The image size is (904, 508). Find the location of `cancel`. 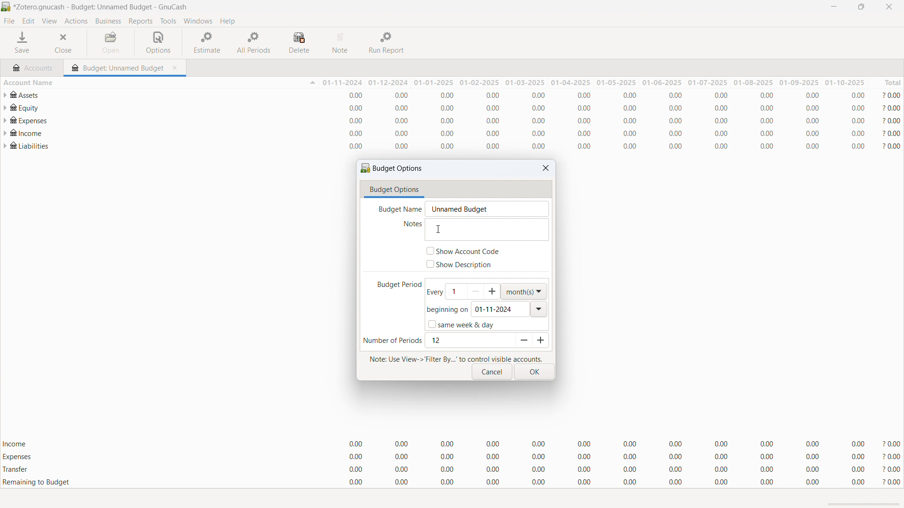

cancel is located at coordinates (492, 372).